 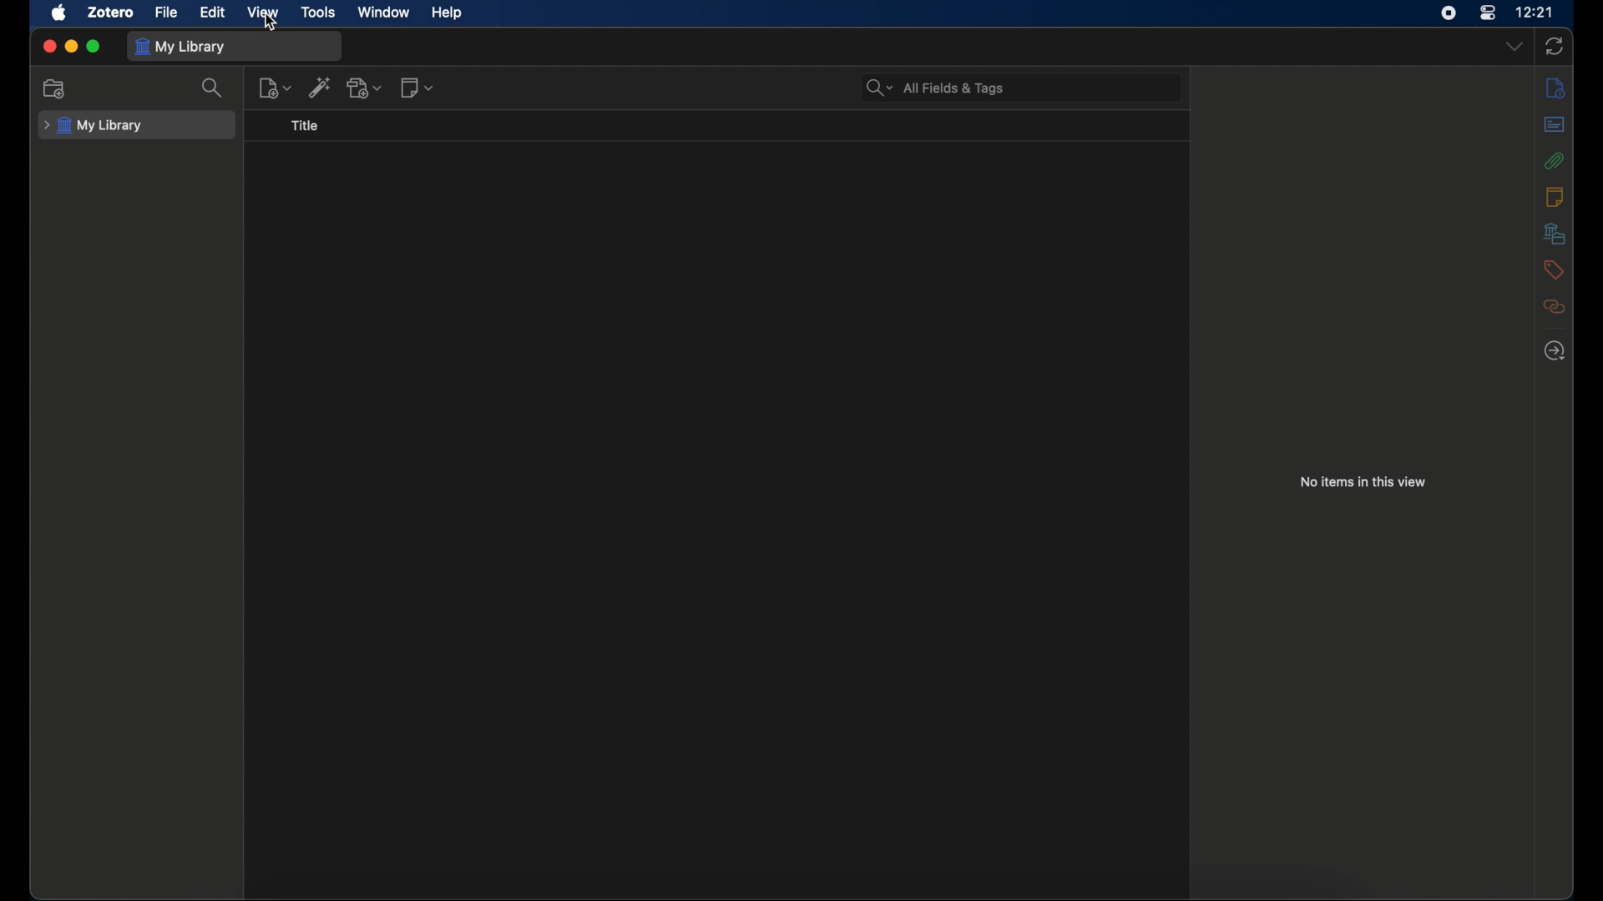 What do you see at coordinates (1487, 13) in the screenshot?
I see `control center` at bounding box center [1487, 13].